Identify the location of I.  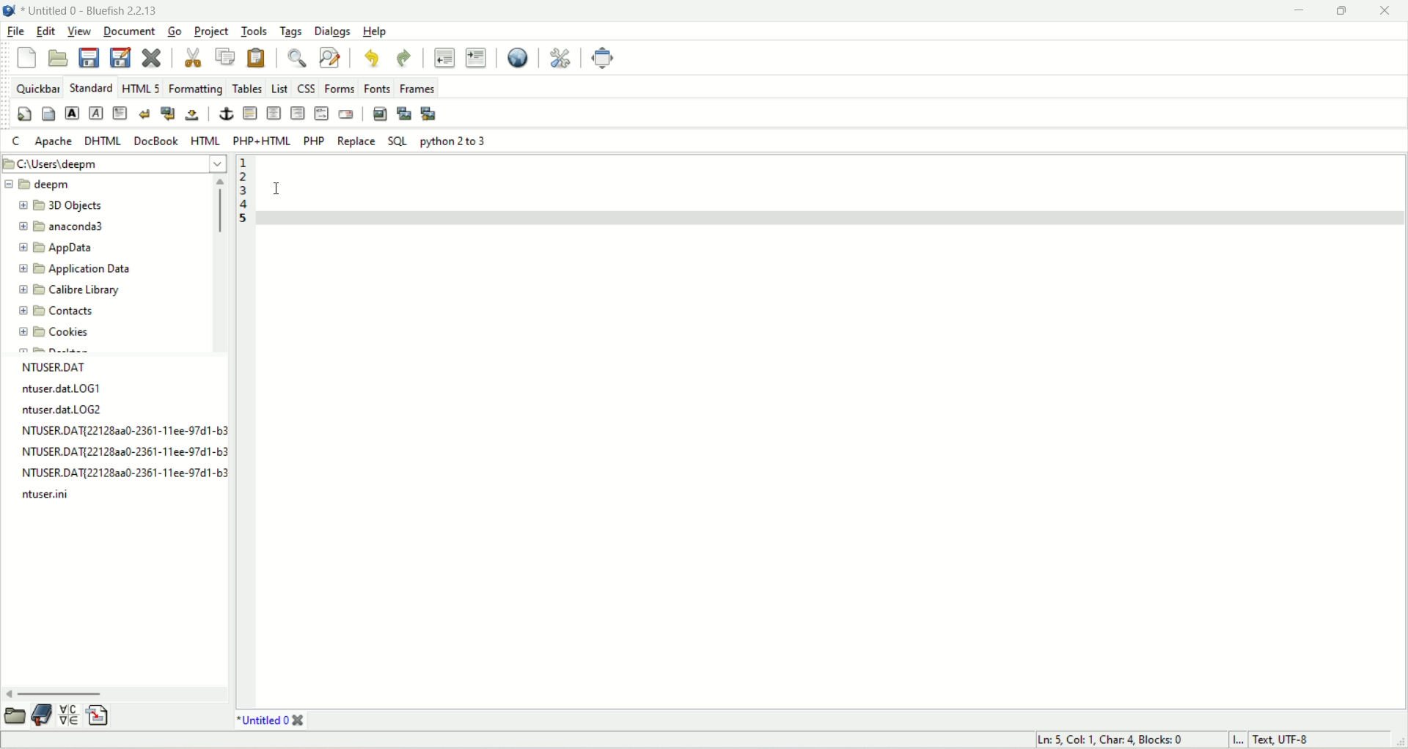
(1234, 739).